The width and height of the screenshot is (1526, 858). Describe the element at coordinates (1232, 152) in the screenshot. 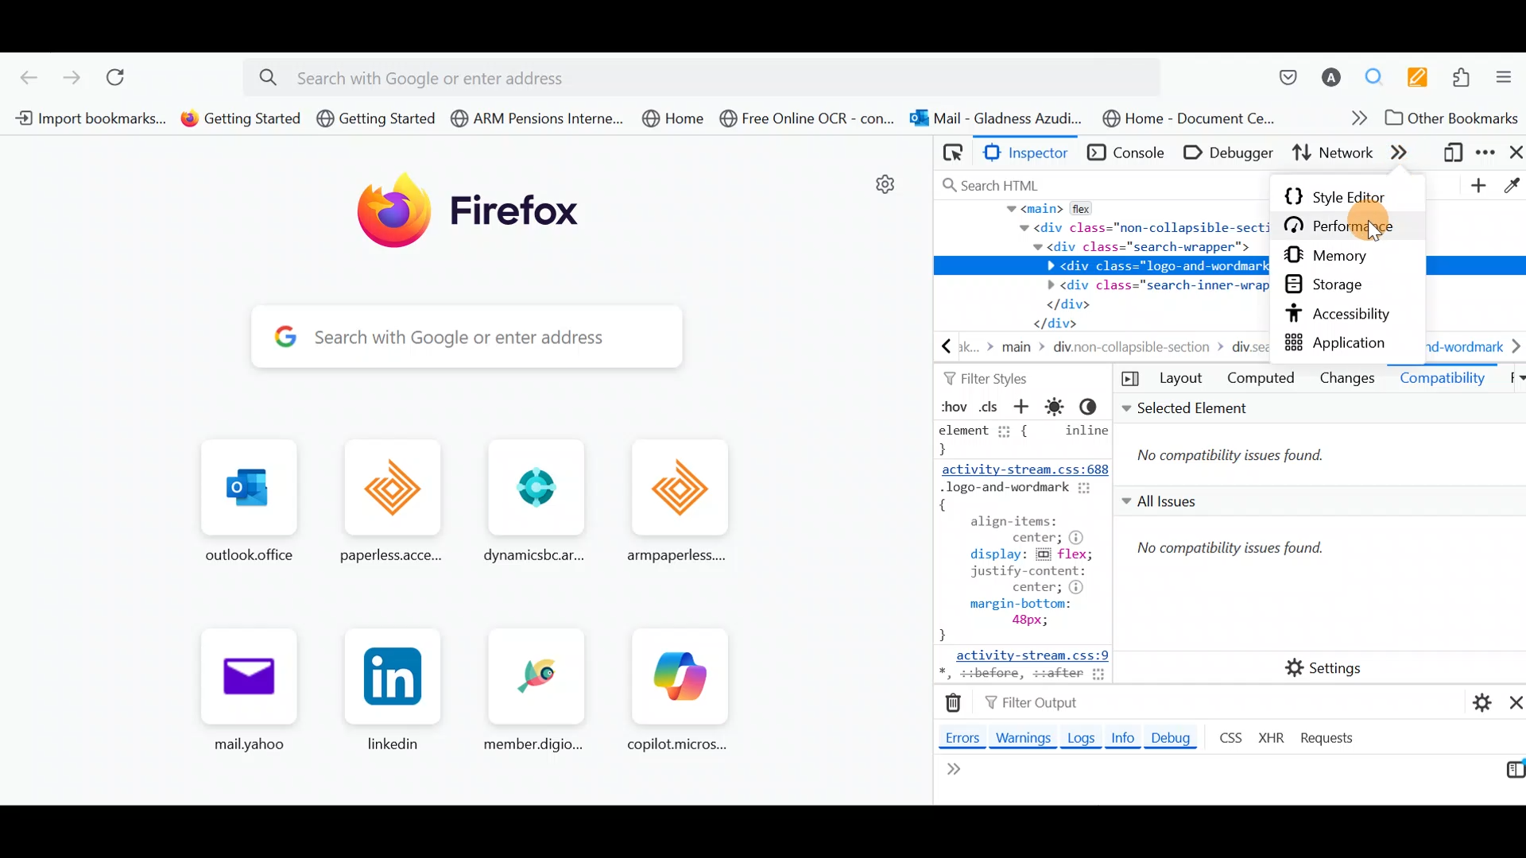

I see `Debugger` at that location.